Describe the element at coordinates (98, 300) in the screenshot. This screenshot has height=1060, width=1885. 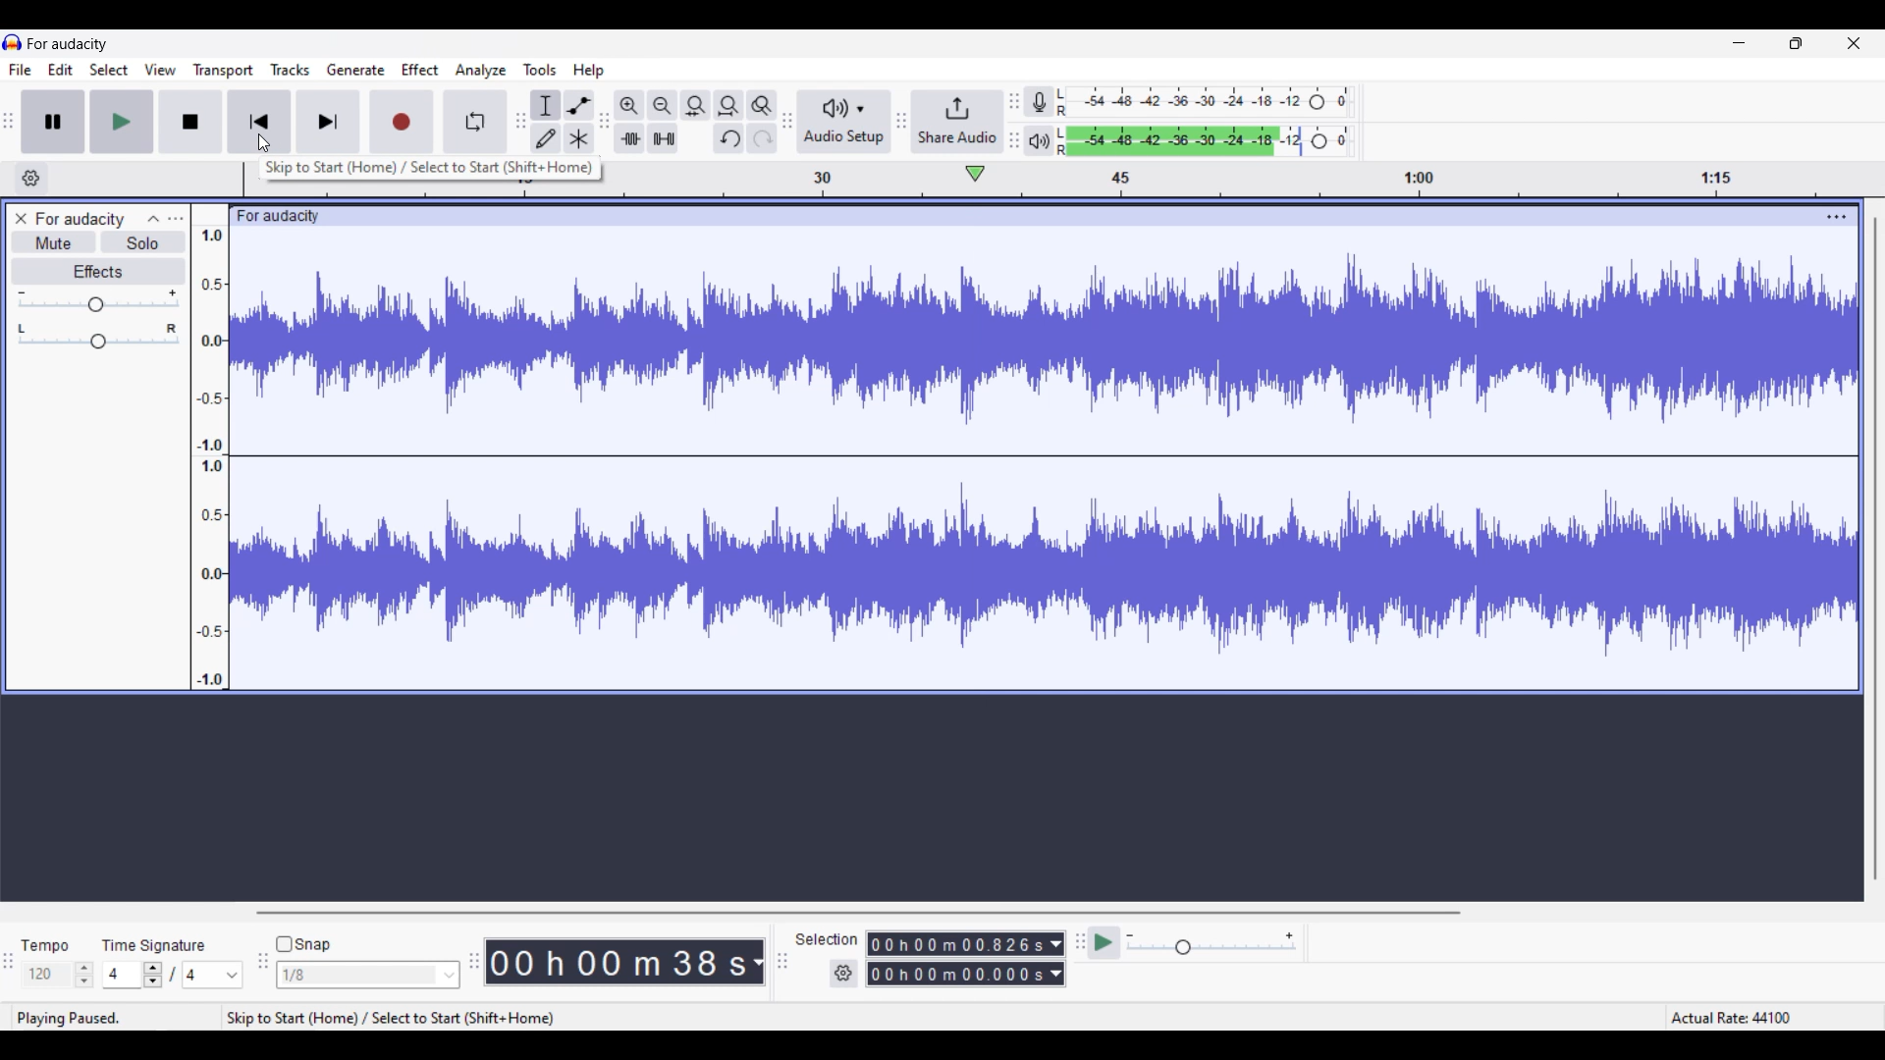
I see `Volume slider` at that location.